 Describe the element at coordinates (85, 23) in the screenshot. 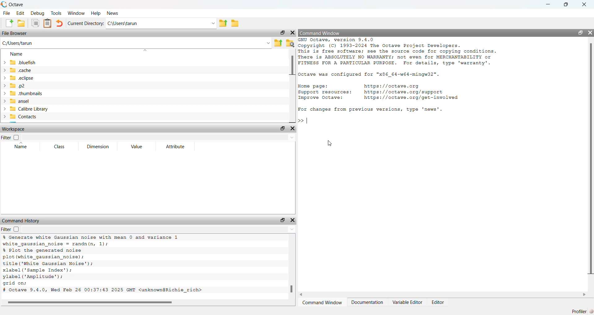

I see `Current Directory` at that location.